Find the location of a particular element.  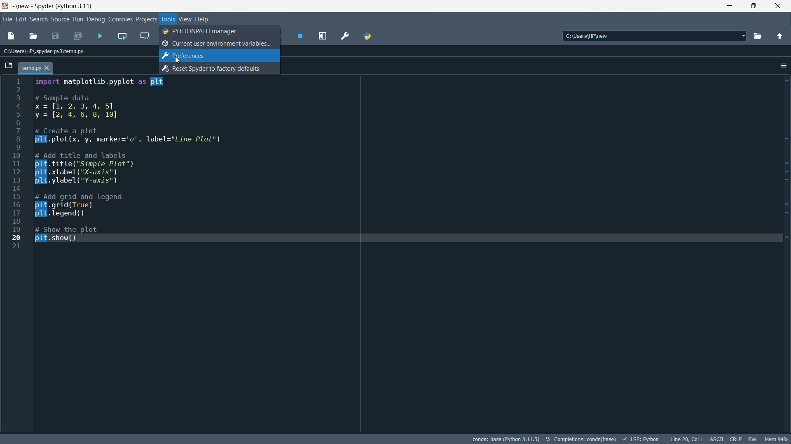

reset spyder to factory defaults is located at coordinates (211, 69).